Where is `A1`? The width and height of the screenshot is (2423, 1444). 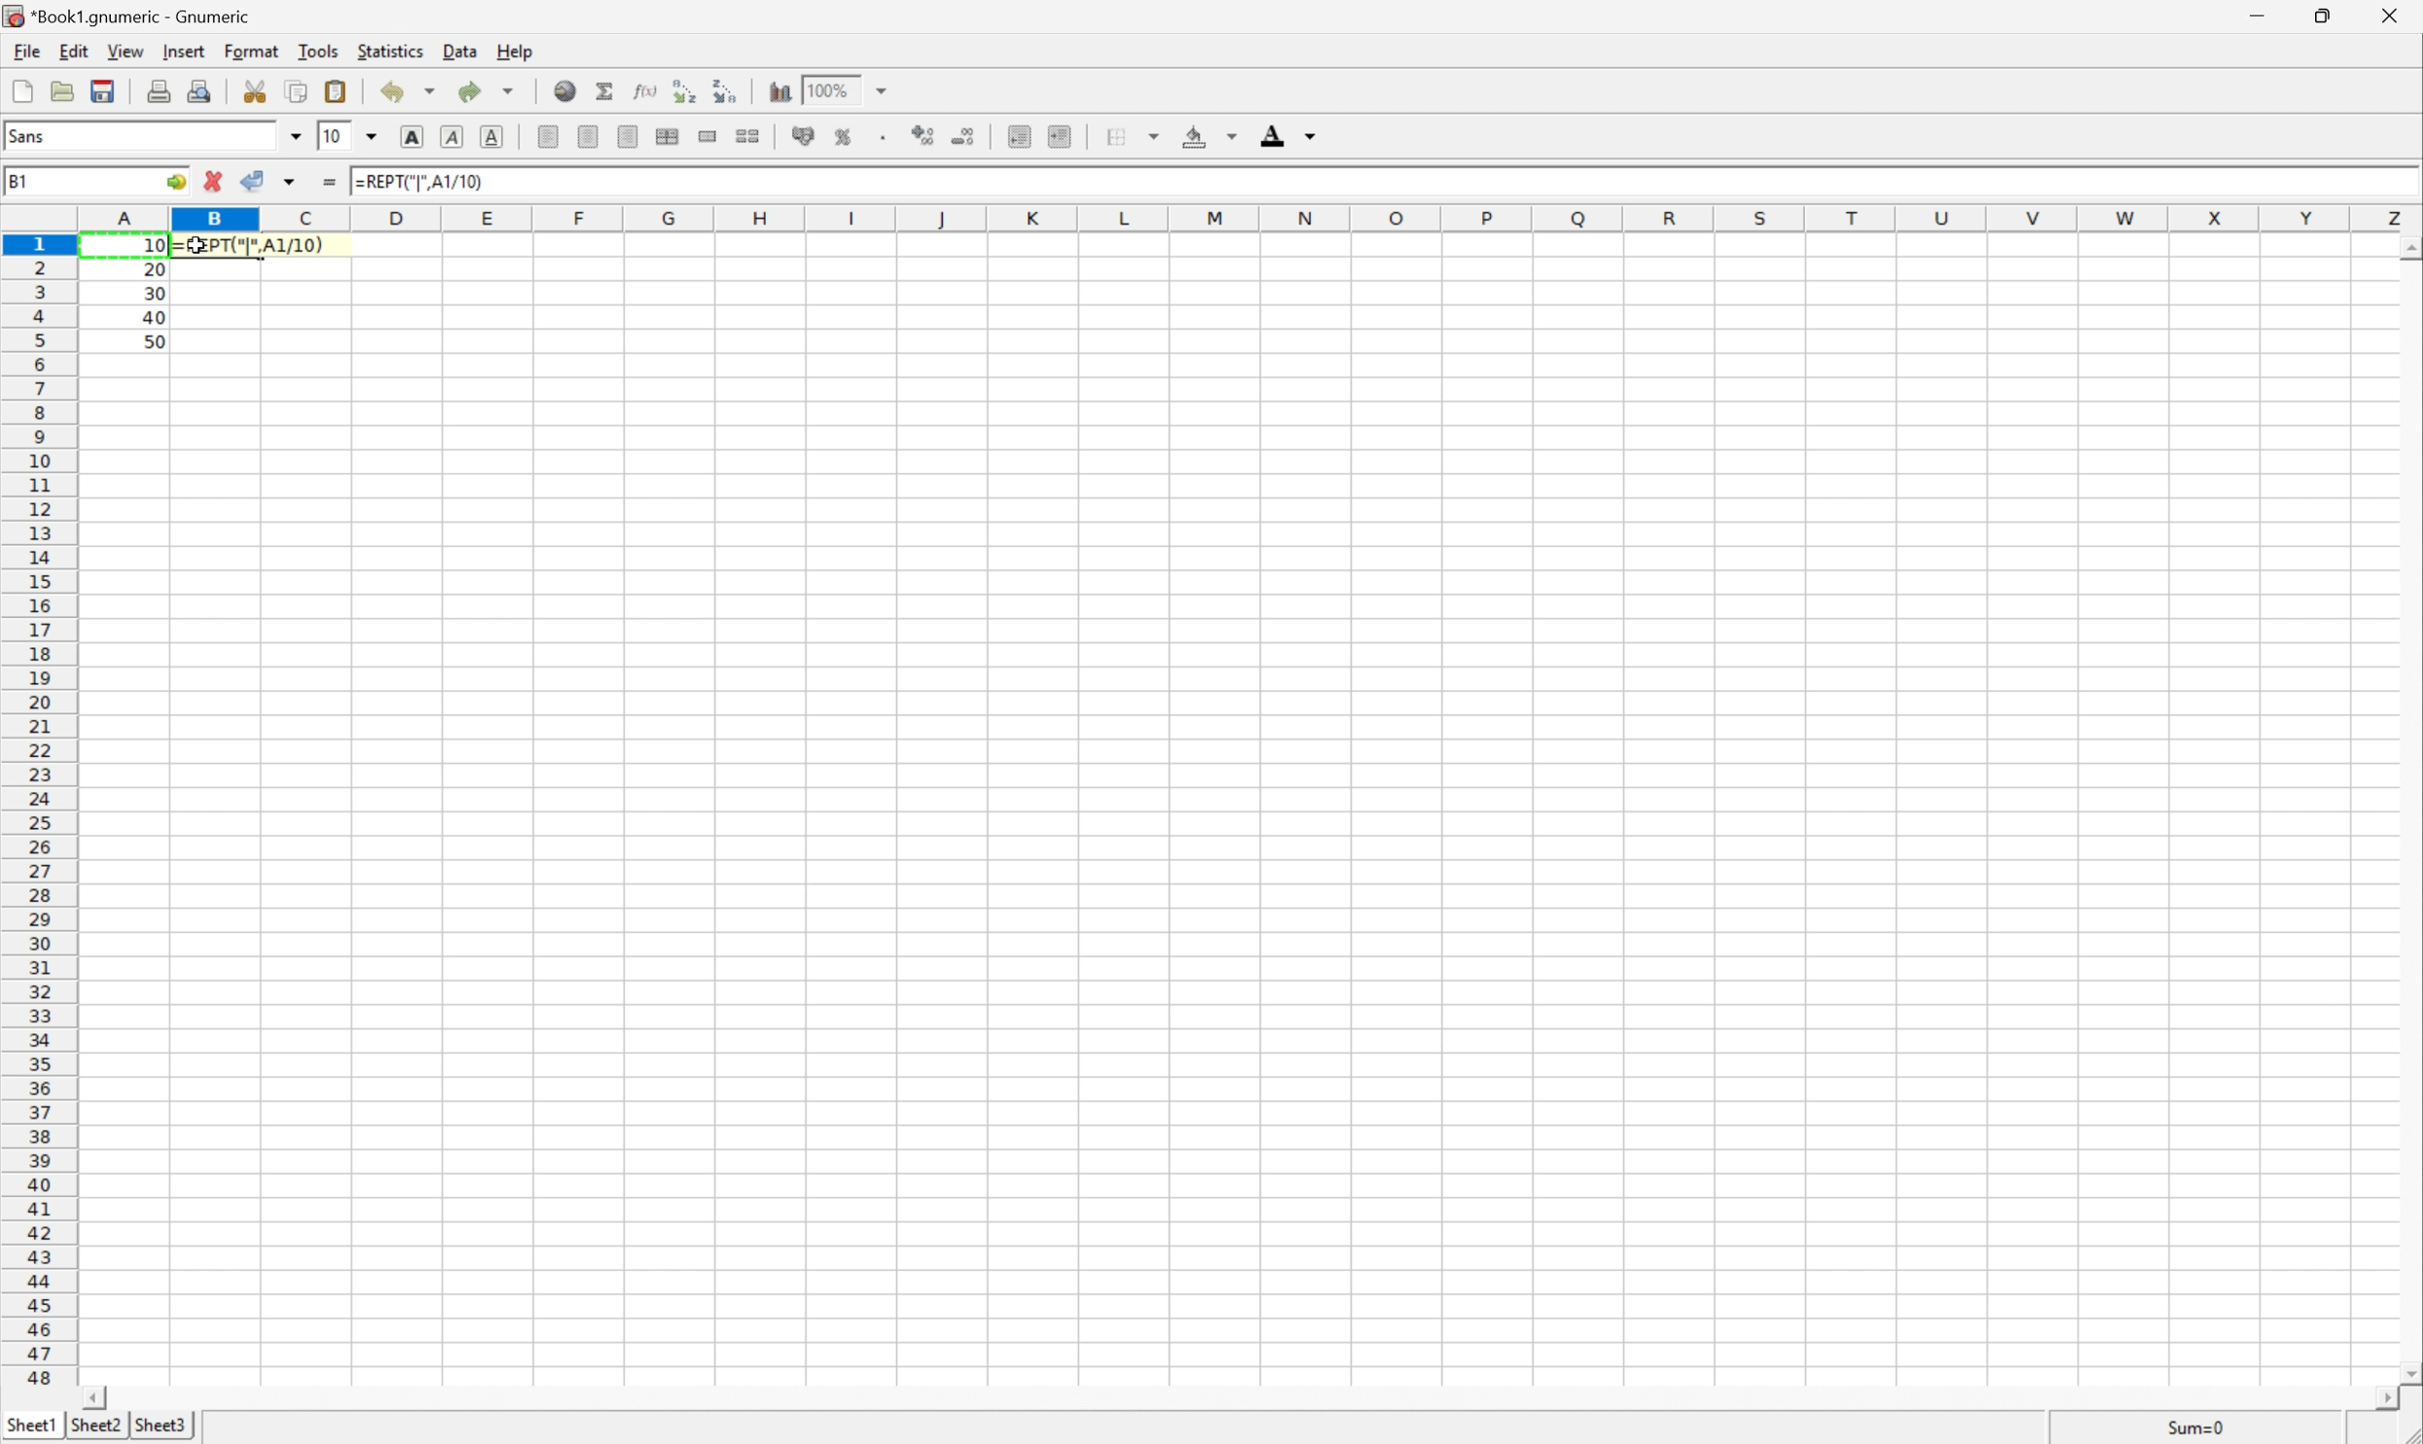 A1 is located at coordinates (24, 183).